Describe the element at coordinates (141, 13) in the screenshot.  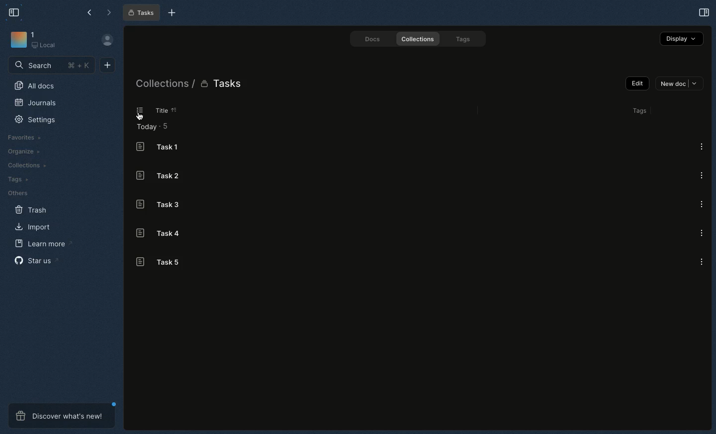
I see `Tasks` at that location.